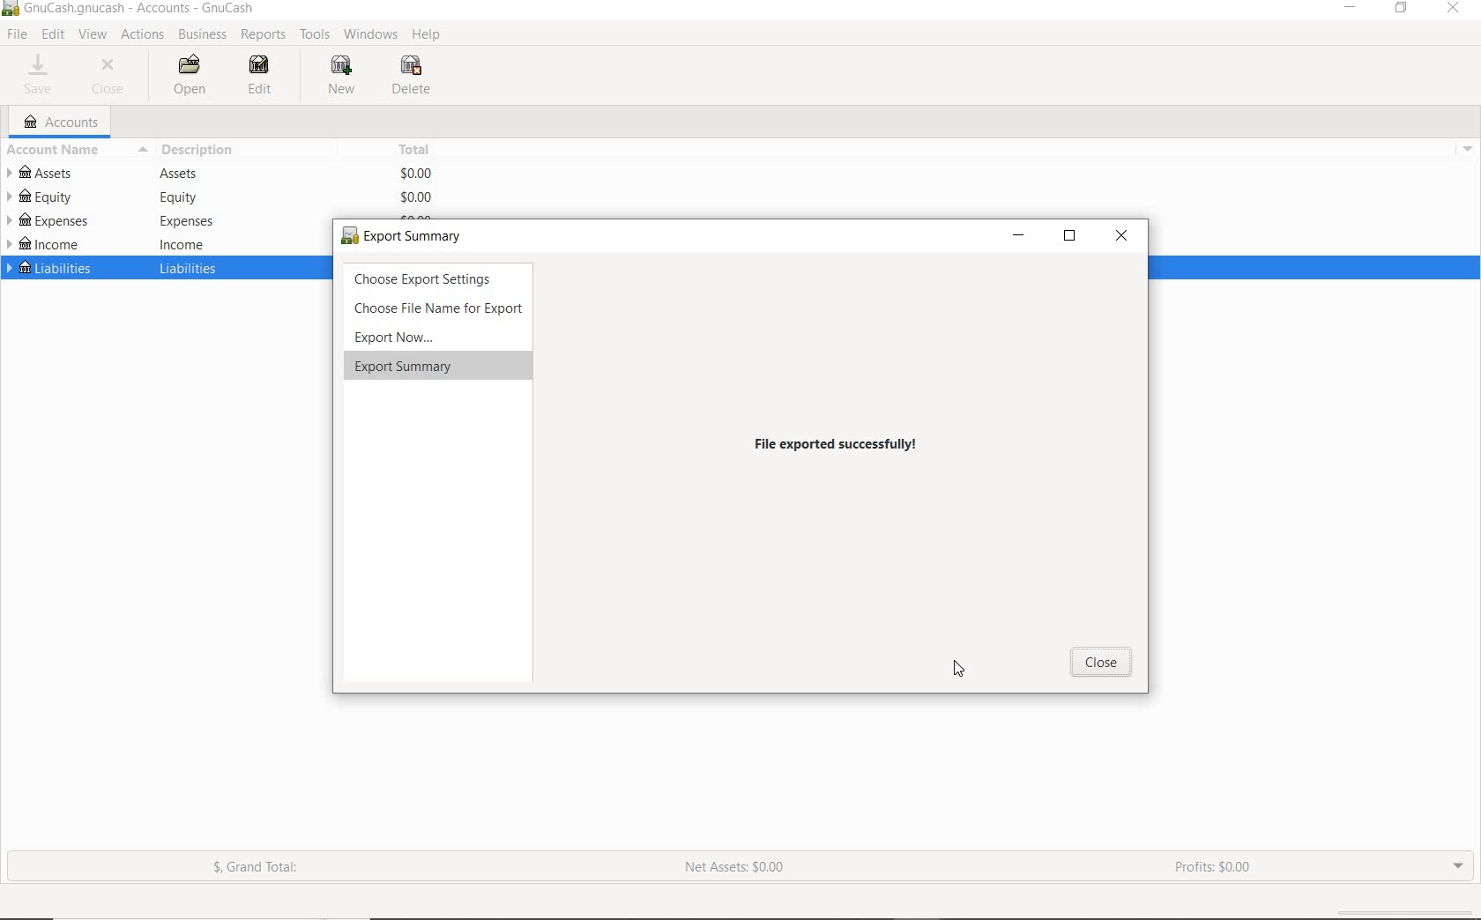 This screenshot has width=1481, height=920. I want to click on BUSINESS, so click(201, 35).